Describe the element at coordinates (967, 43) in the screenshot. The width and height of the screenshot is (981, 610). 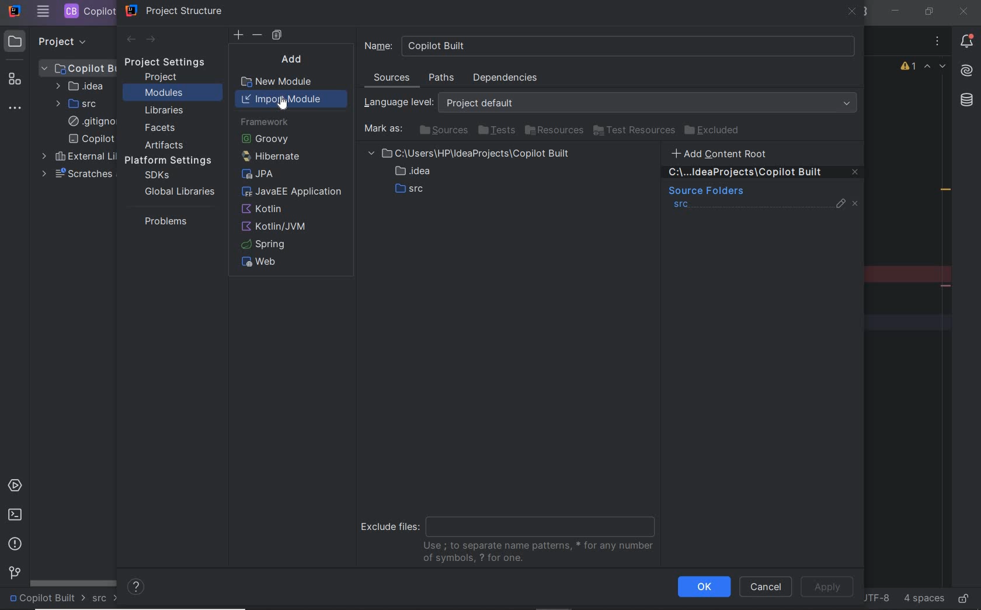
I see `notifications` at that location.